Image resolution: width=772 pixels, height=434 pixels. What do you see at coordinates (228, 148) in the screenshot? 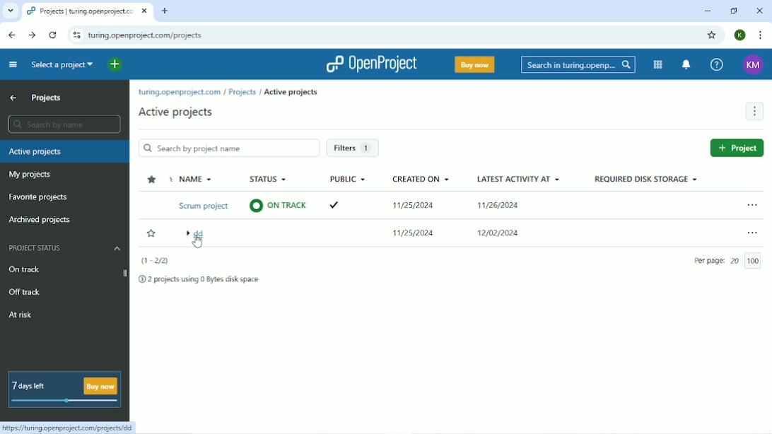
I see `Search by project name` at bounding box center [228, 148].